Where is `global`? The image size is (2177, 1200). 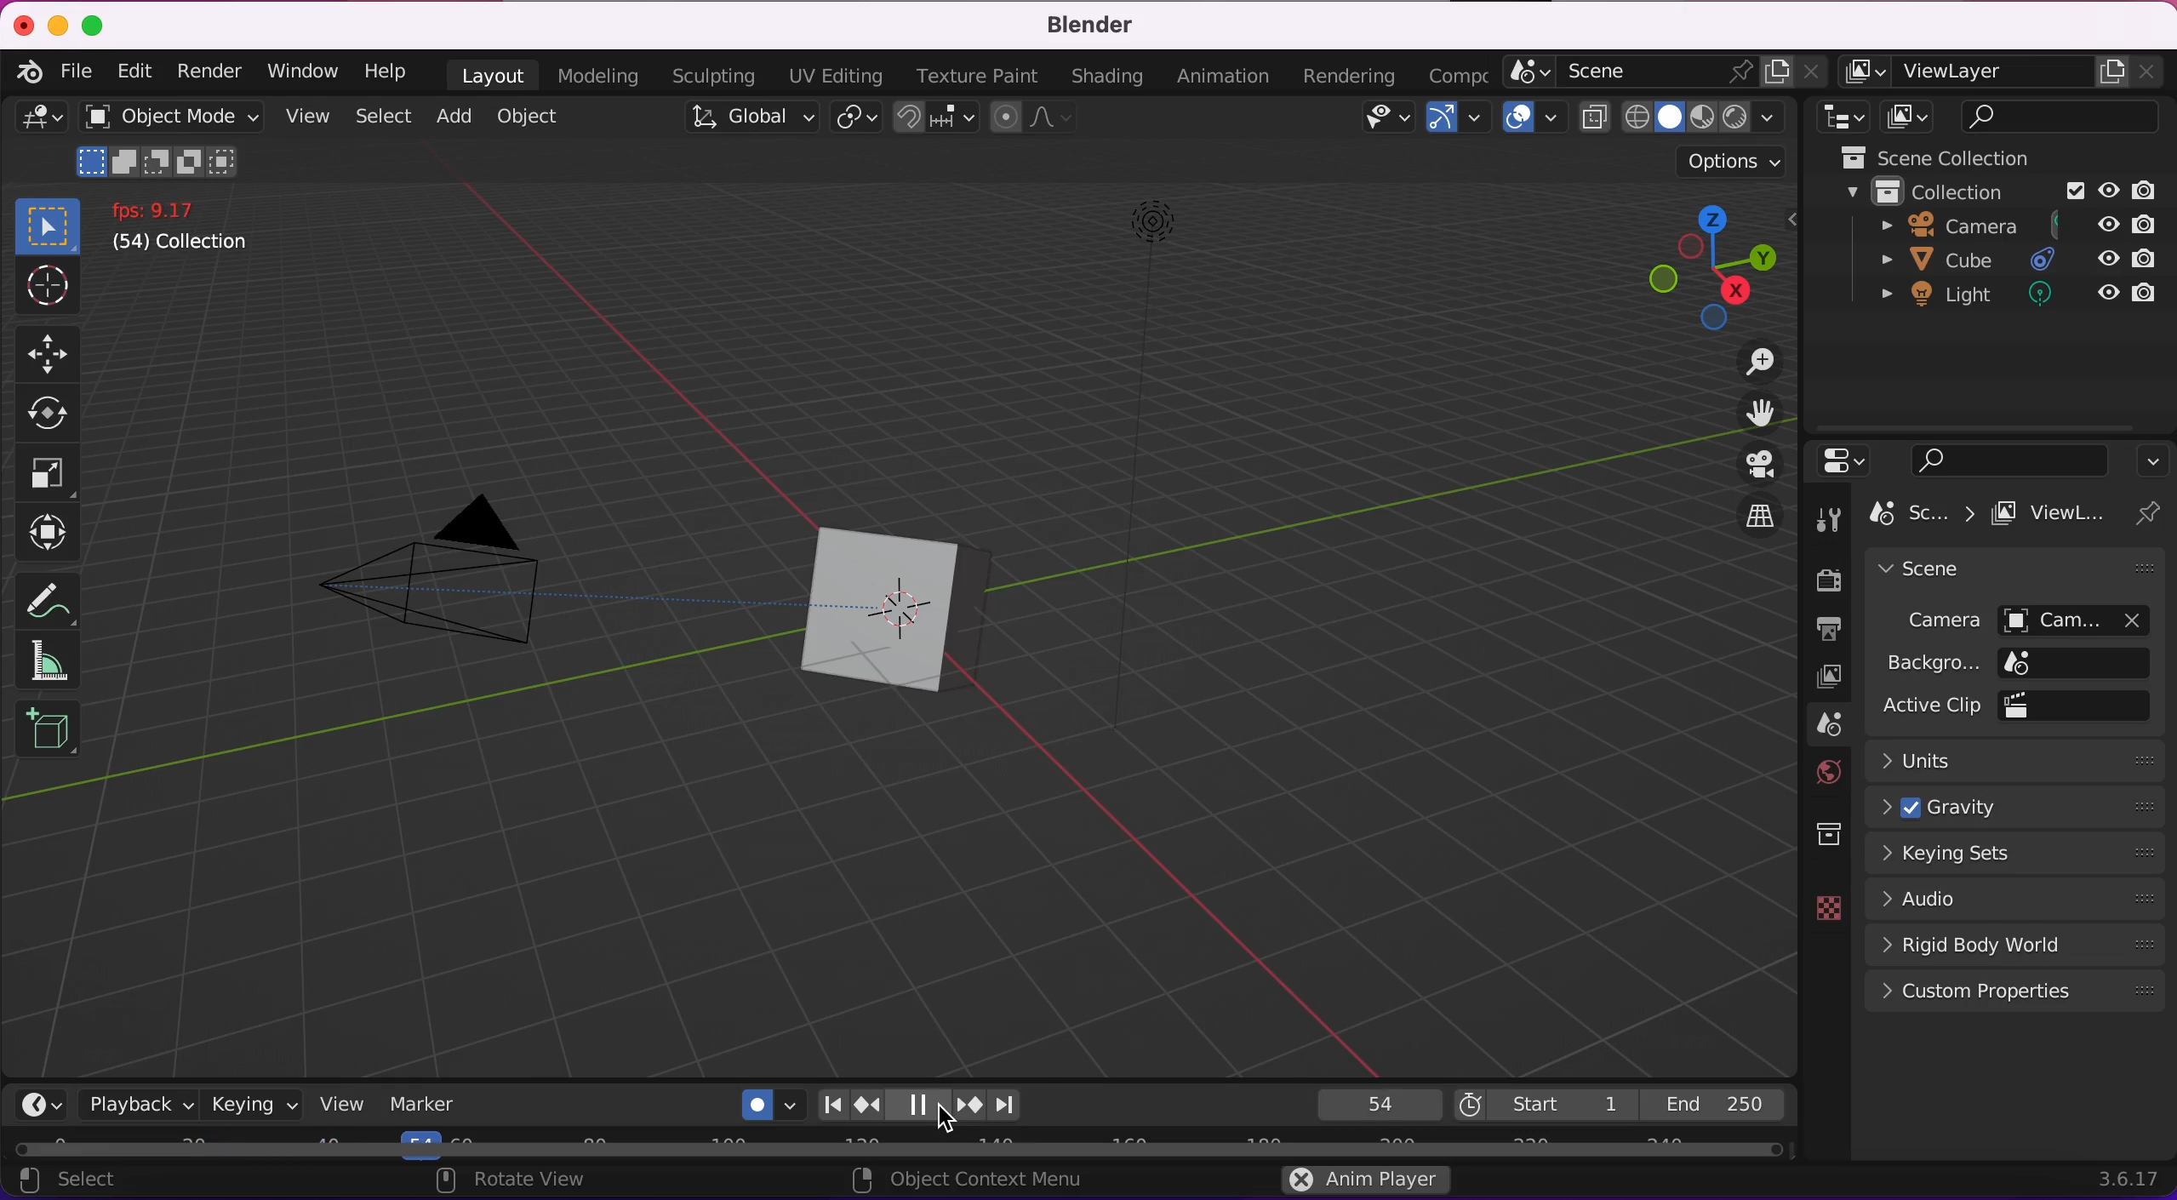 global is located at coordinates (736, 119).